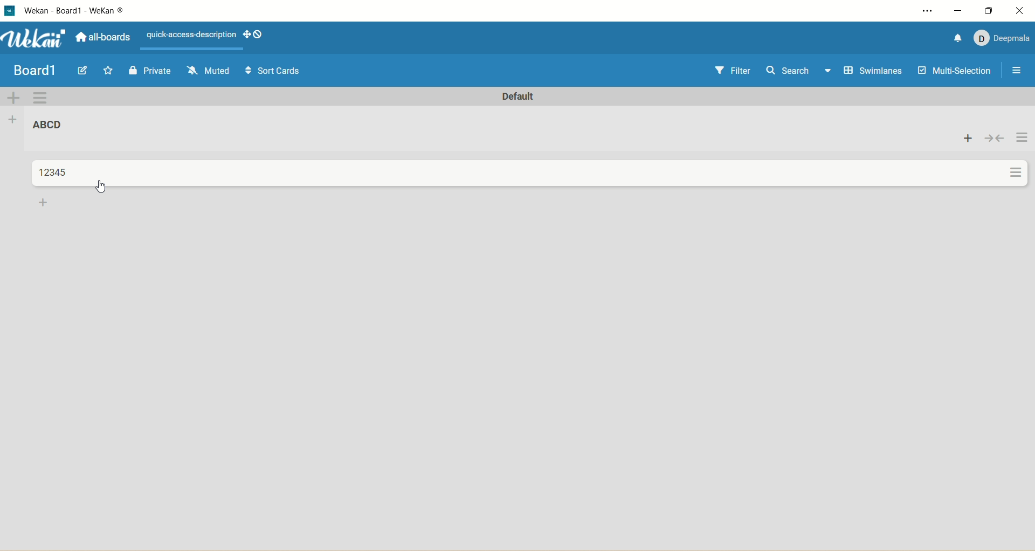 The image size is (1035, 551). I want to click on collapse, so click(993, 139).